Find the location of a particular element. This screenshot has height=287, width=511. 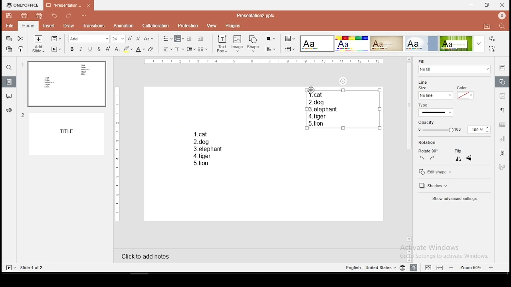

zoom level is located at coordinates (470, 268).